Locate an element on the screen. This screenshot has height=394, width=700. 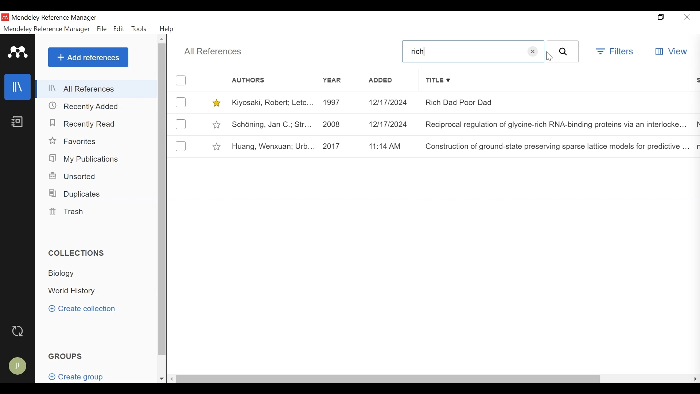
Mendeley Reference Manager is located at coordinates (66, 18).